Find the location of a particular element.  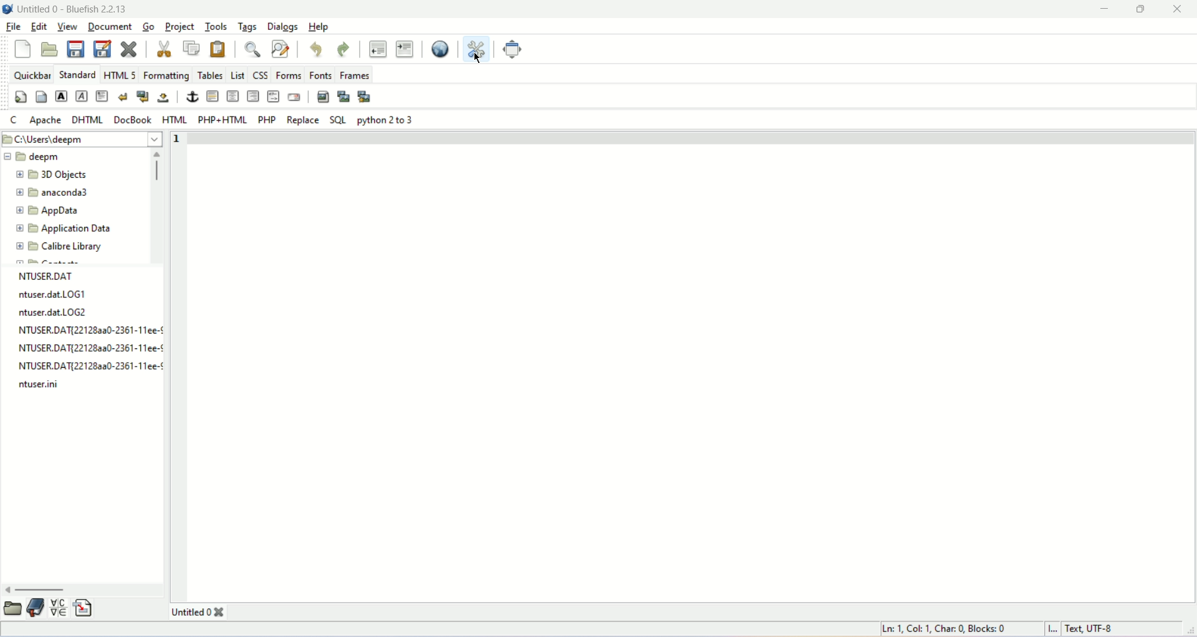

quickstart is located at coordinates (21, 97).